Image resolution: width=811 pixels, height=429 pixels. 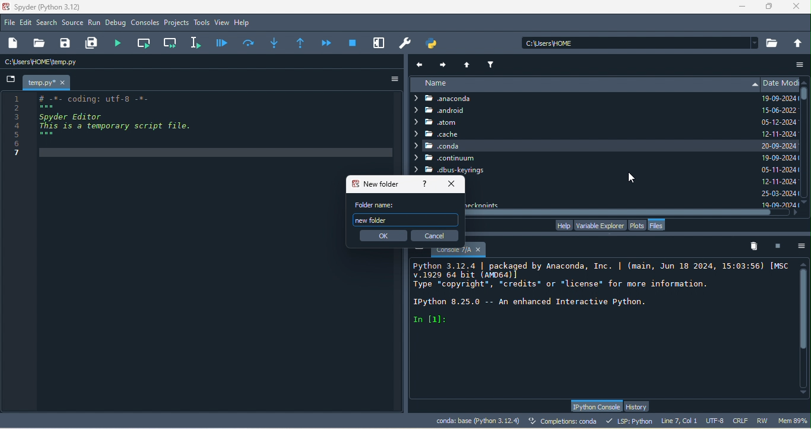 What do you see at coordinates (452, 99) in the screenshot?
I see `anaconda` at bounding box center [452, 99].